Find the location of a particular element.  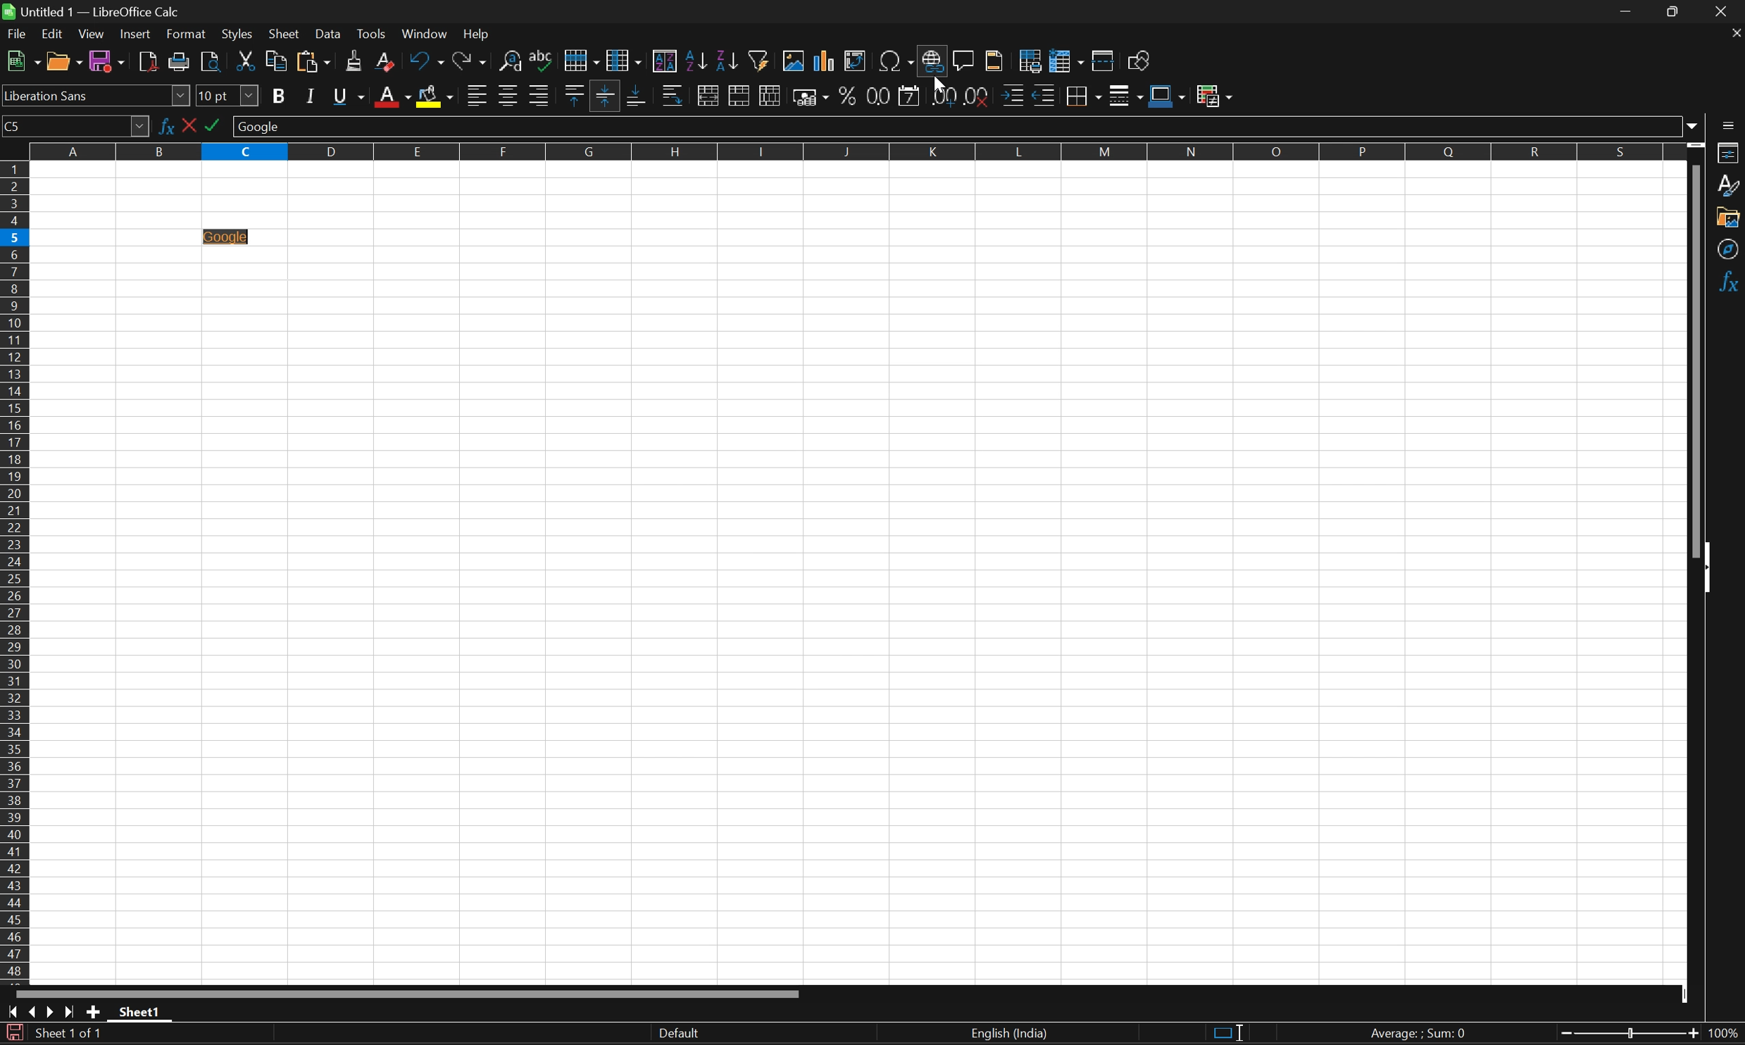

Scroll to previous sheet is located at coordinates (33, 1012).